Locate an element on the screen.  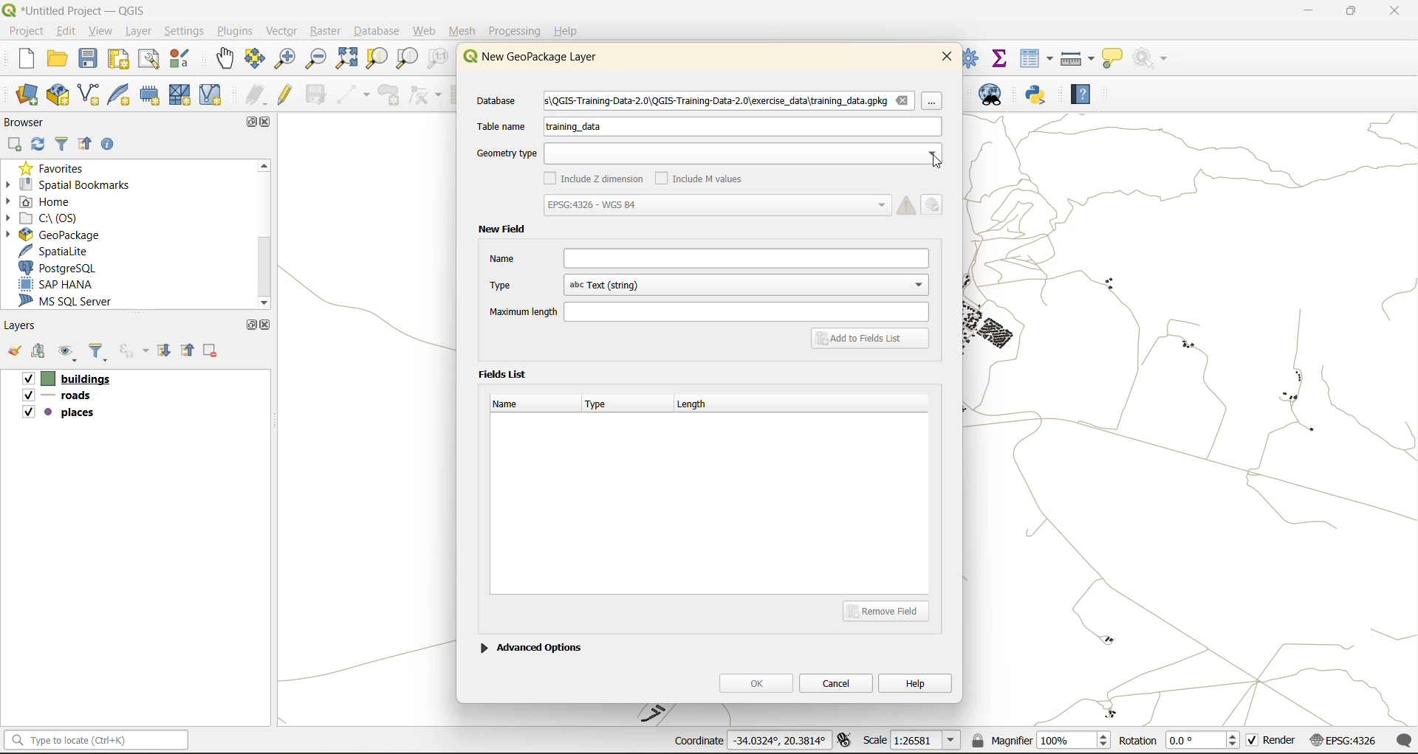
mesh is located at coordinates (182, 94).